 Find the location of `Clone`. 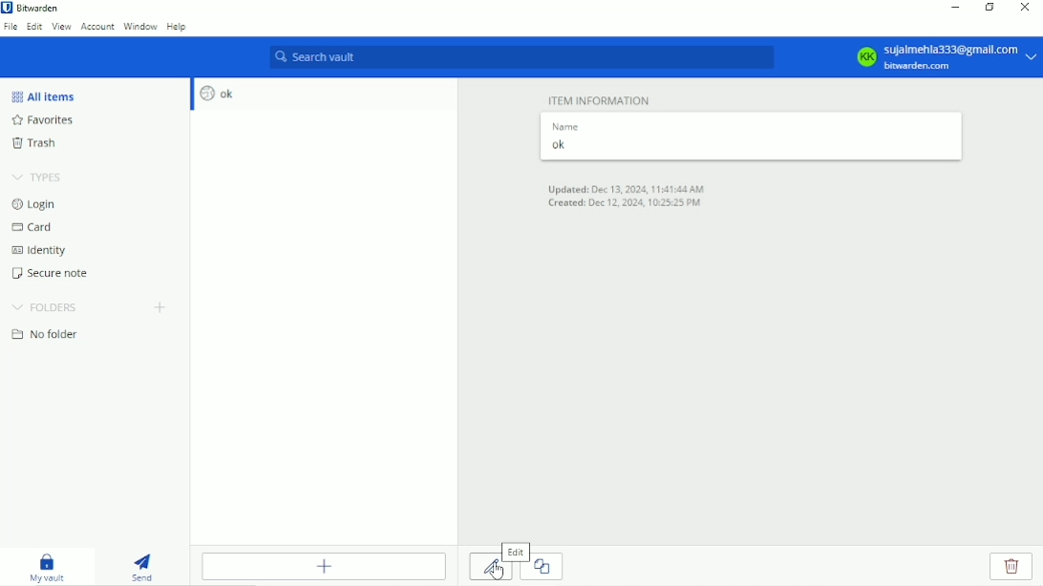

Clone is located at coordinates (549, 566).